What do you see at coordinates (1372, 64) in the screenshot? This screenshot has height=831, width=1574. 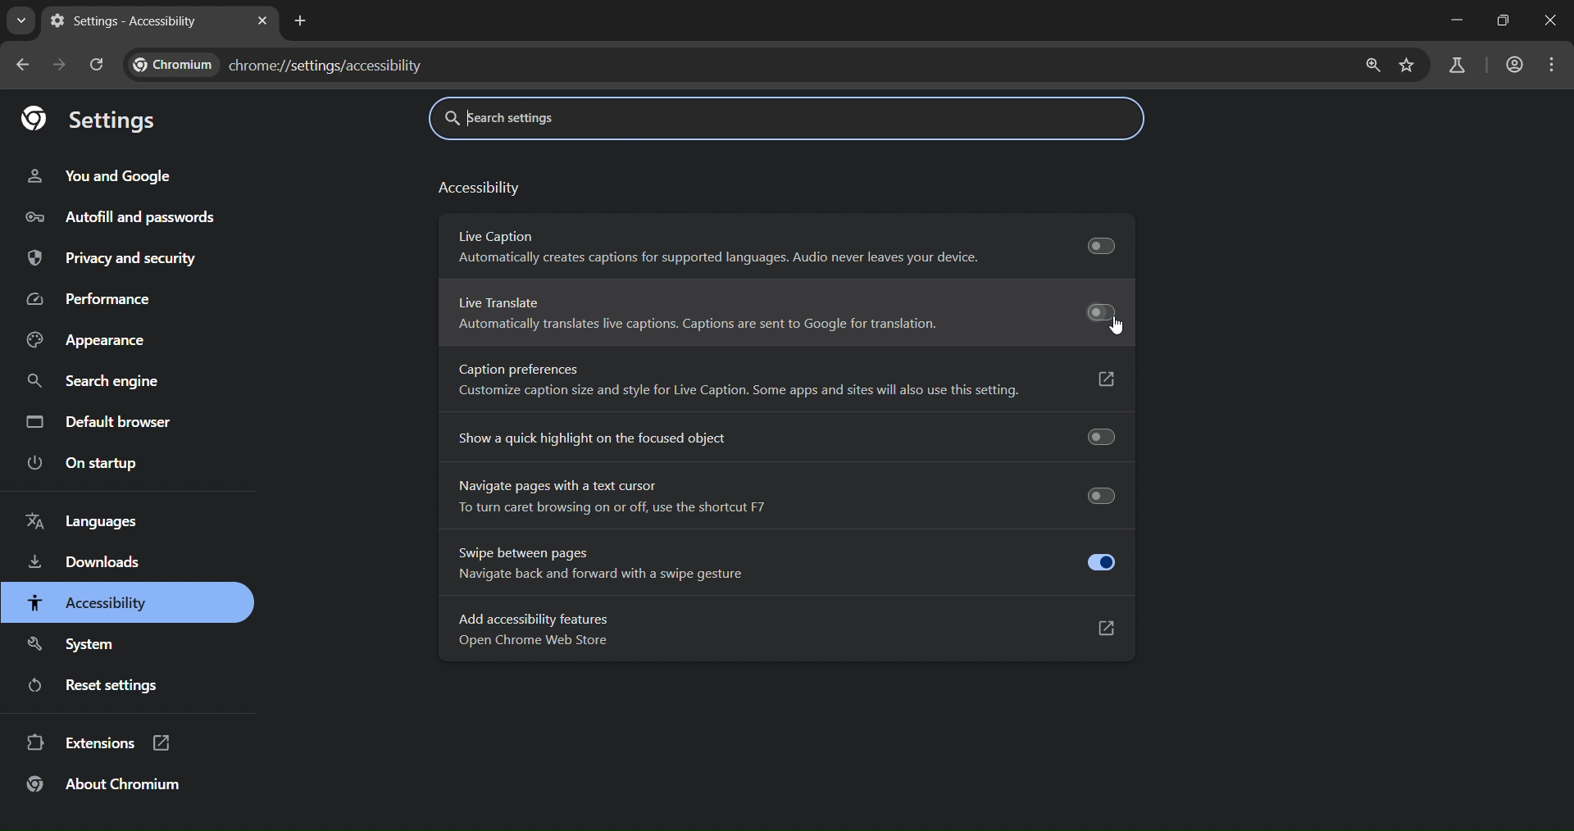 I see `zoom` at bounding box center [1372, 64].